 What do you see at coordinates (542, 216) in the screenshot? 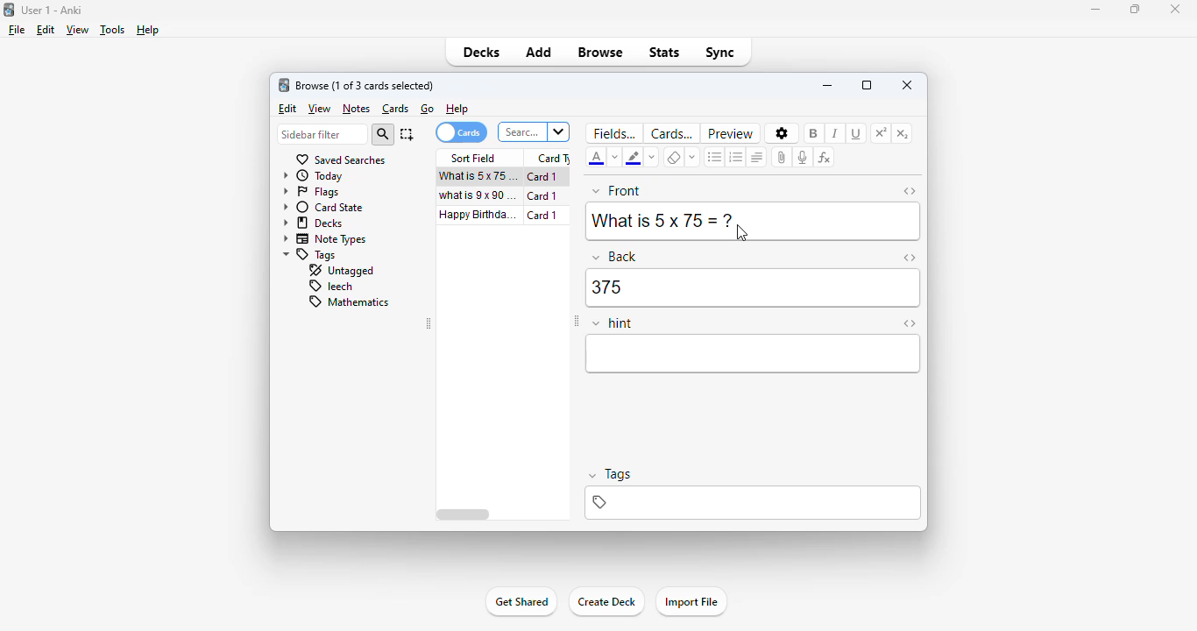
I see `card 1` at bounding box center [542, 216].